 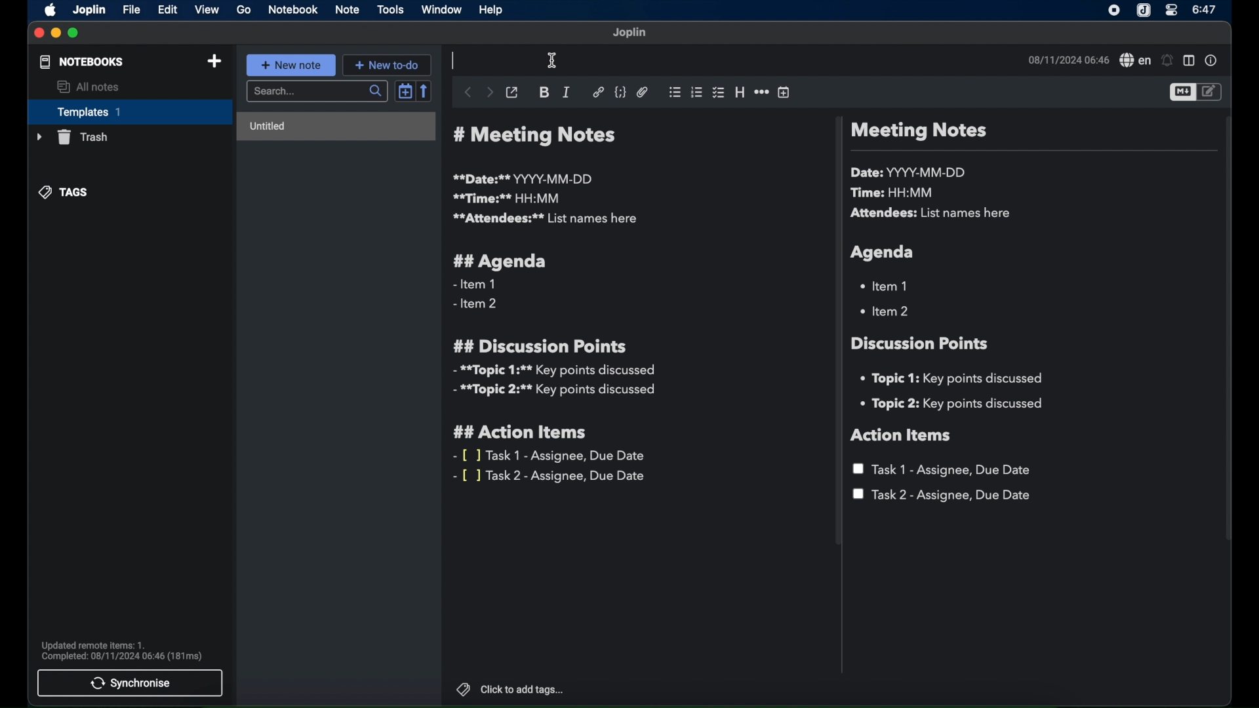 I want to click on horizontal rule, so click(x=761, y=91).